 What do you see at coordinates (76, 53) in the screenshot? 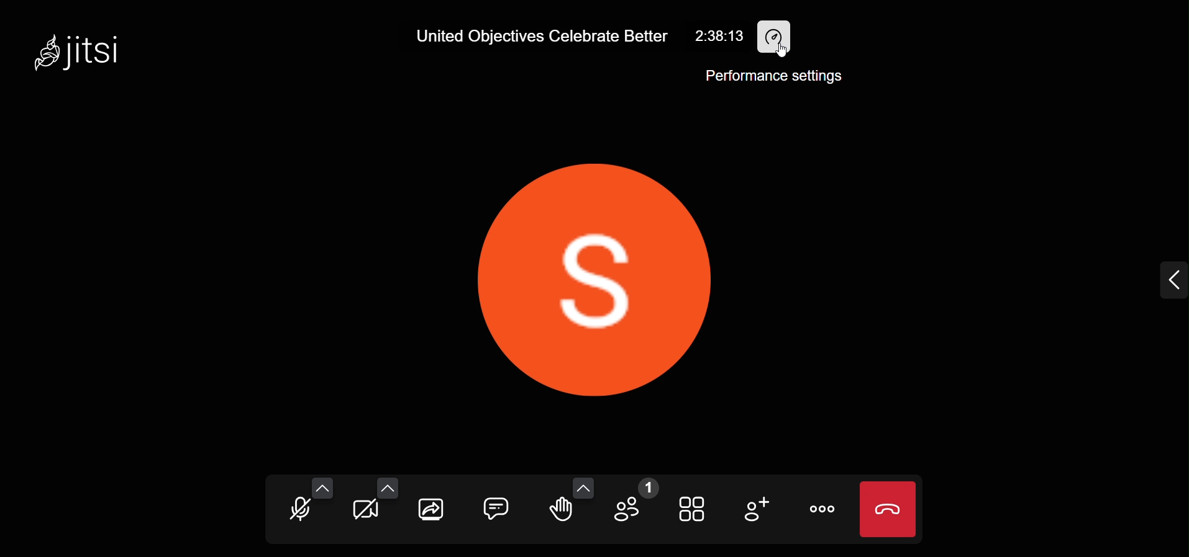
I see `jitsi` at bounding box center [76, 53].